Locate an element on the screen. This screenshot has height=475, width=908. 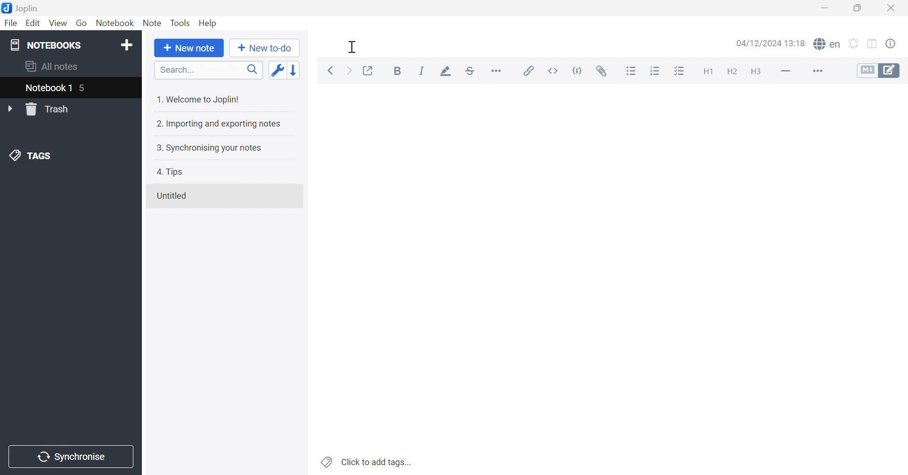
Toggle sort order field is located at coordinates (276, 69).